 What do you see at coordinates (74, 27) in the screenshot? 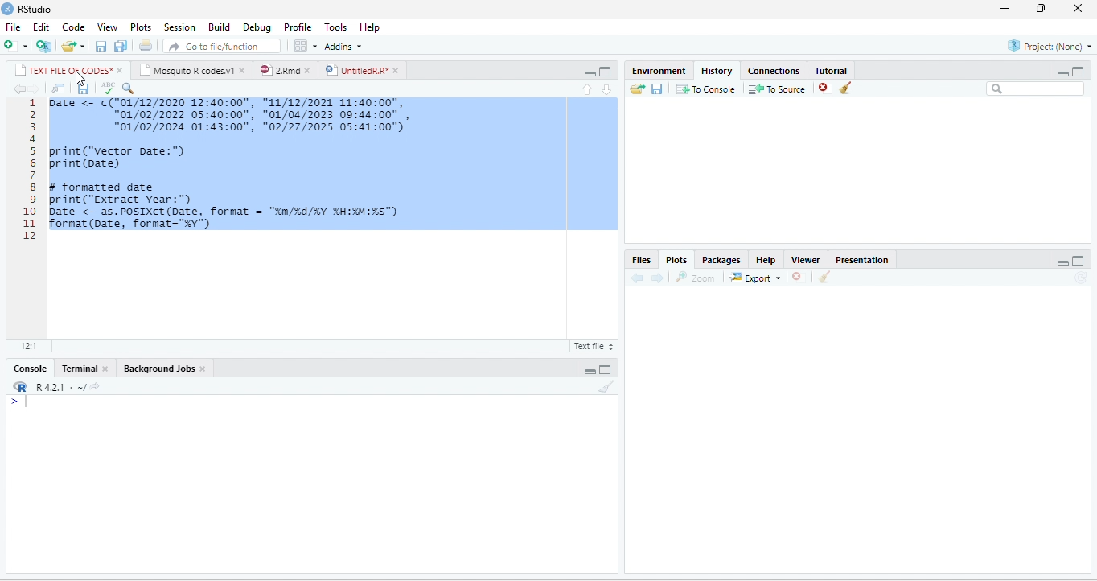
I see `Code` at bounding box center [74, 27].